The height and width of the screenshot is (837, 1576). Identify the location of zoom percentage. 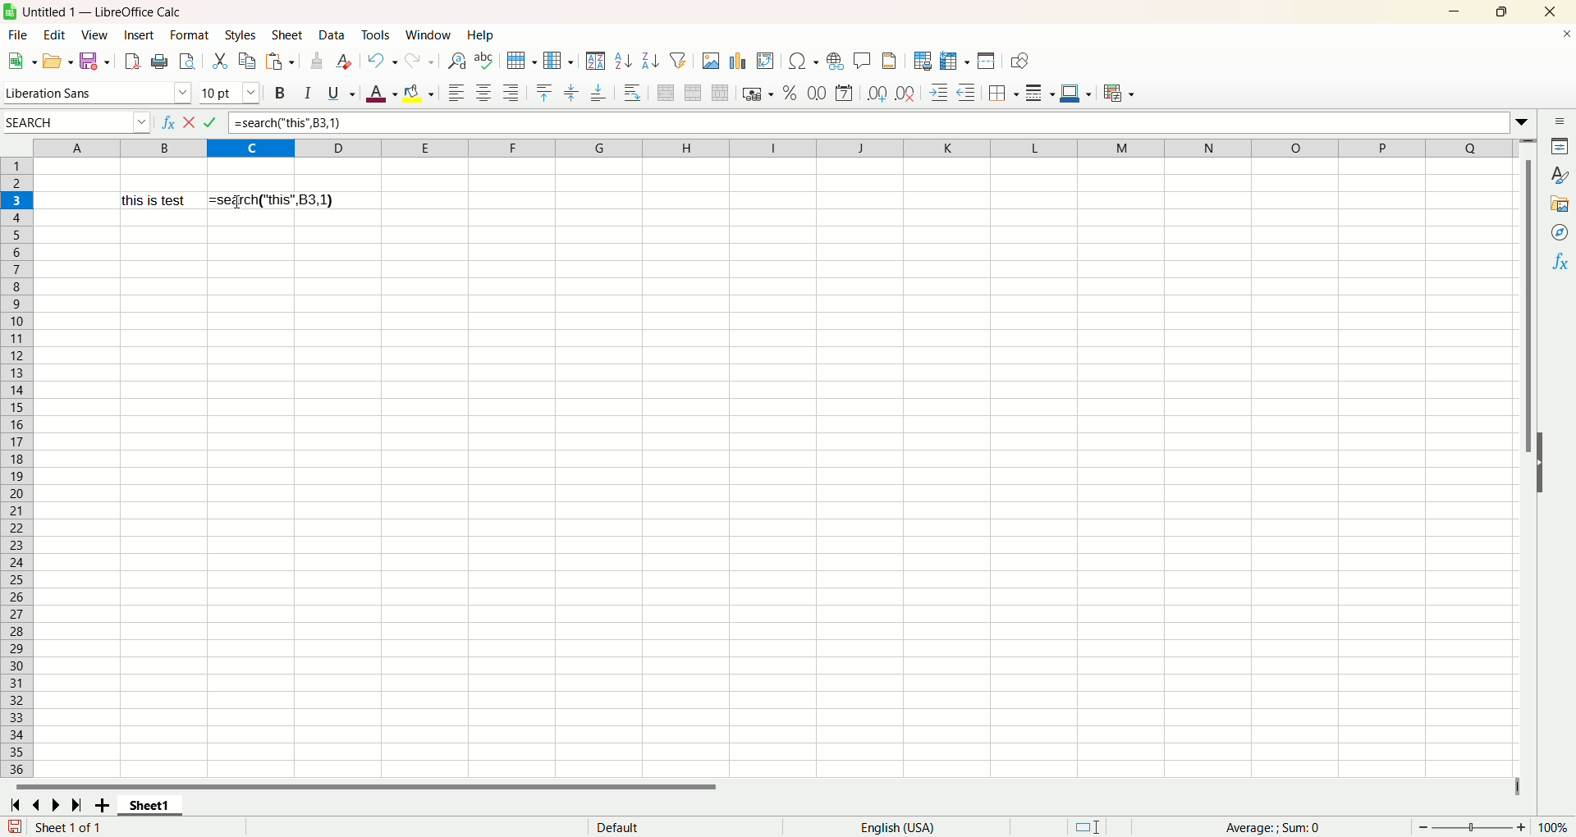
(1555, 827).